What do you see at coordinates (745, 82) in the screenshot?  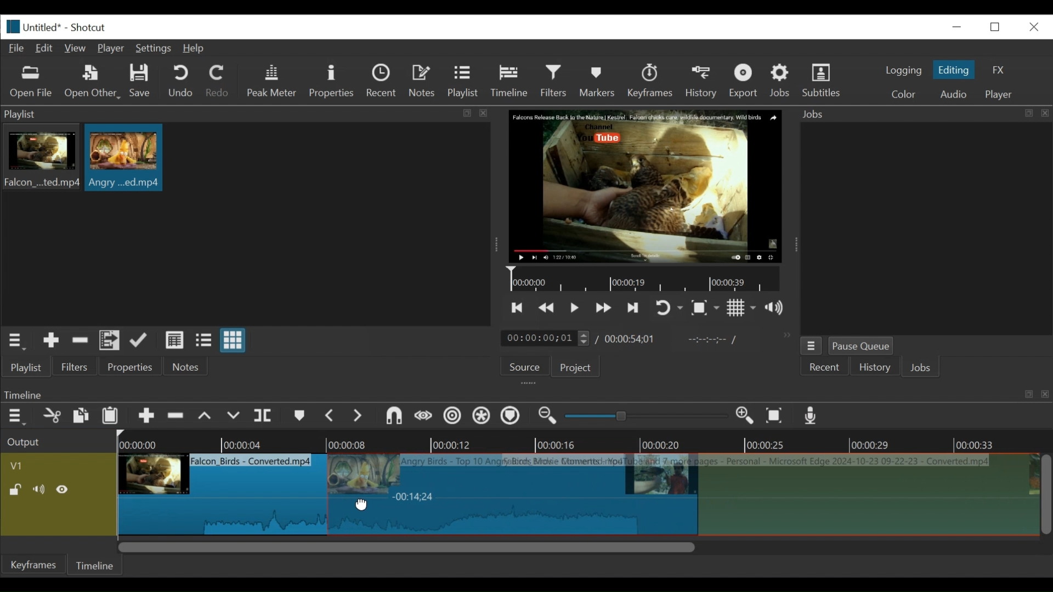 I see `Export` at bounding box center [745, 82].